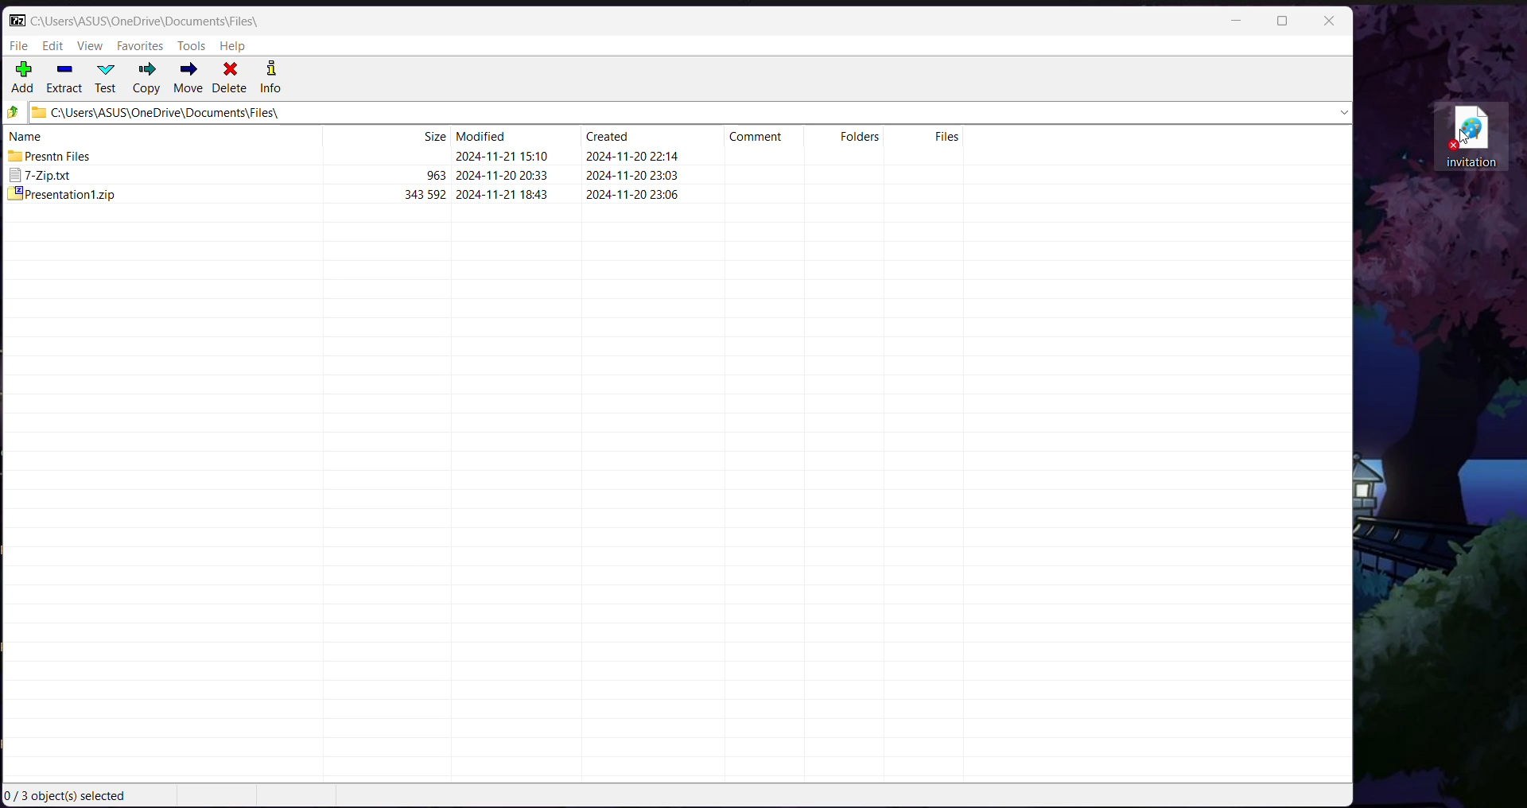 This screenshot has width=1527, height=808. Describe the element at coordinates (141, 47) in the screenshot. I see `Favorites` at that location.